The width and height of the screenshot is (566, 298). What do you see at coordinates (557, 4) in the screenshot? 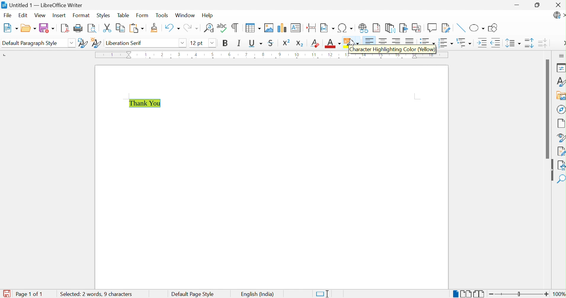
I see `Close` at bounding box center [557, 4].